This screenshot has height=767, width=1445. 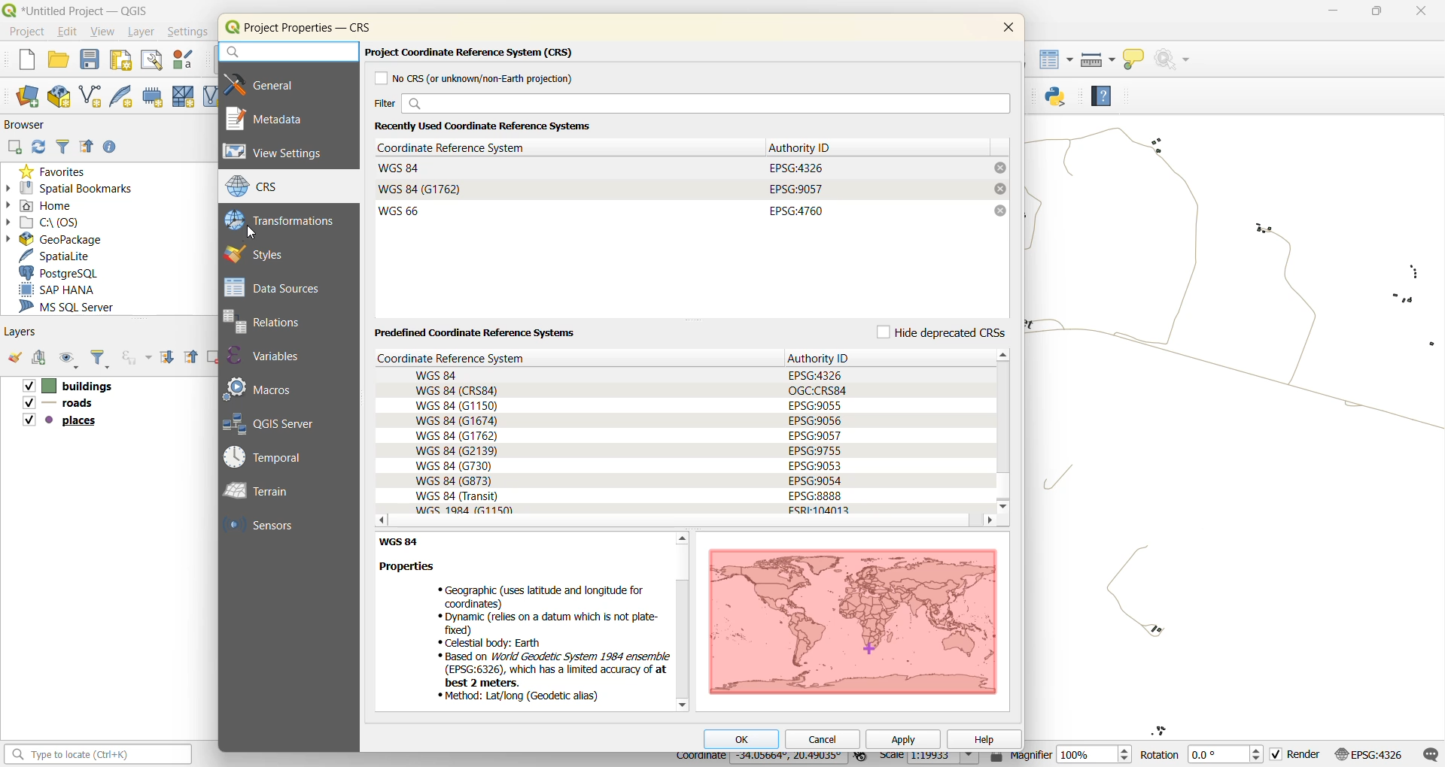 What do you see at coordinates (210, 96) in the screenshot?
I see `new virtual layout` at bounding box center [210, 96].